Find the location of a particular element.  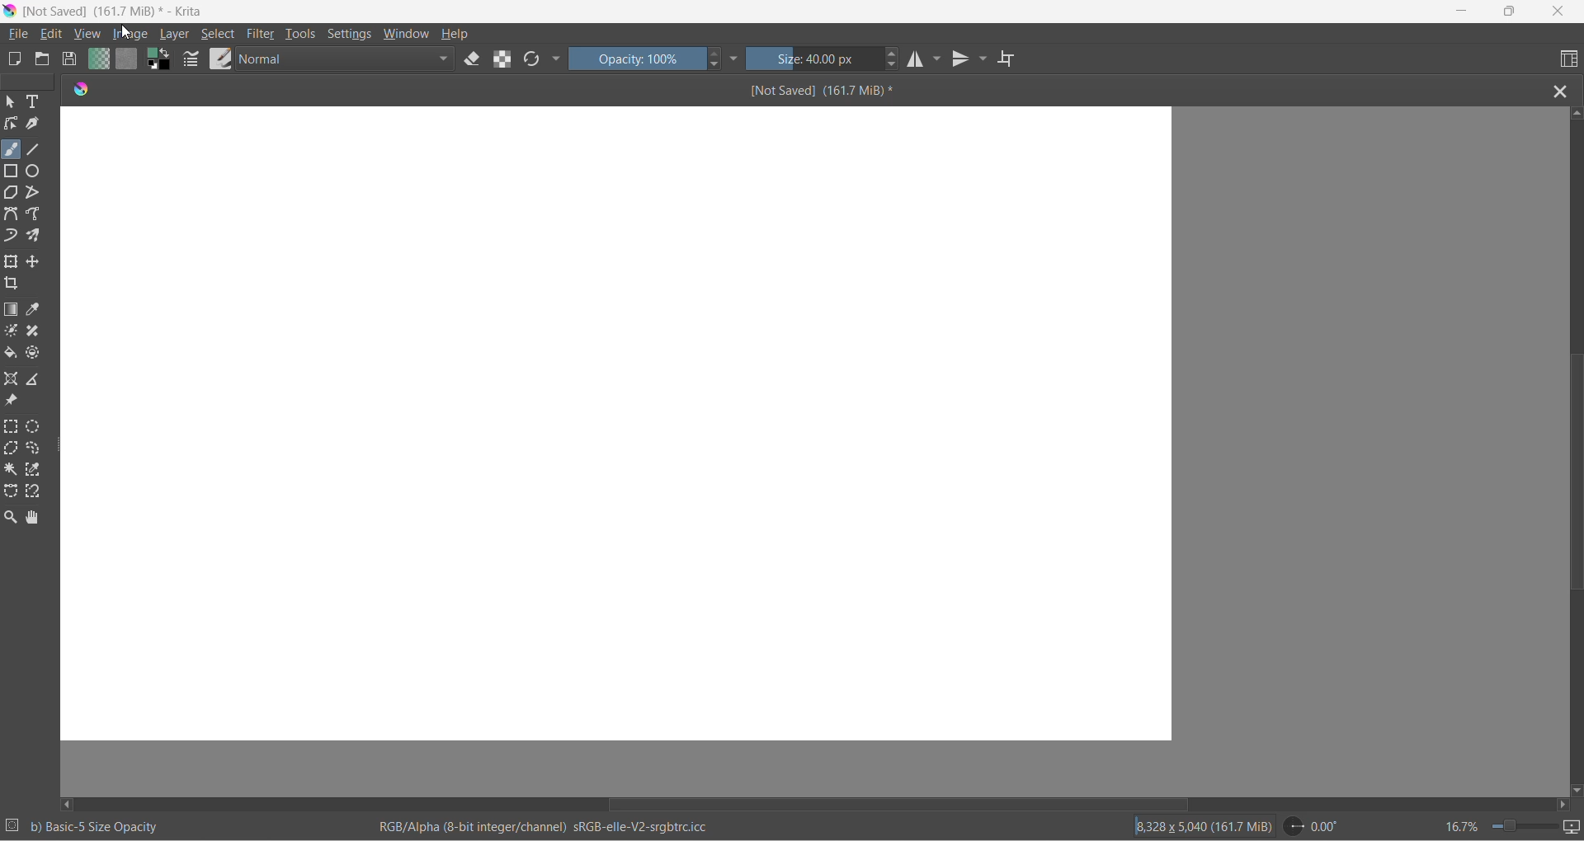

maximize is located at coordinates (1508, 12).